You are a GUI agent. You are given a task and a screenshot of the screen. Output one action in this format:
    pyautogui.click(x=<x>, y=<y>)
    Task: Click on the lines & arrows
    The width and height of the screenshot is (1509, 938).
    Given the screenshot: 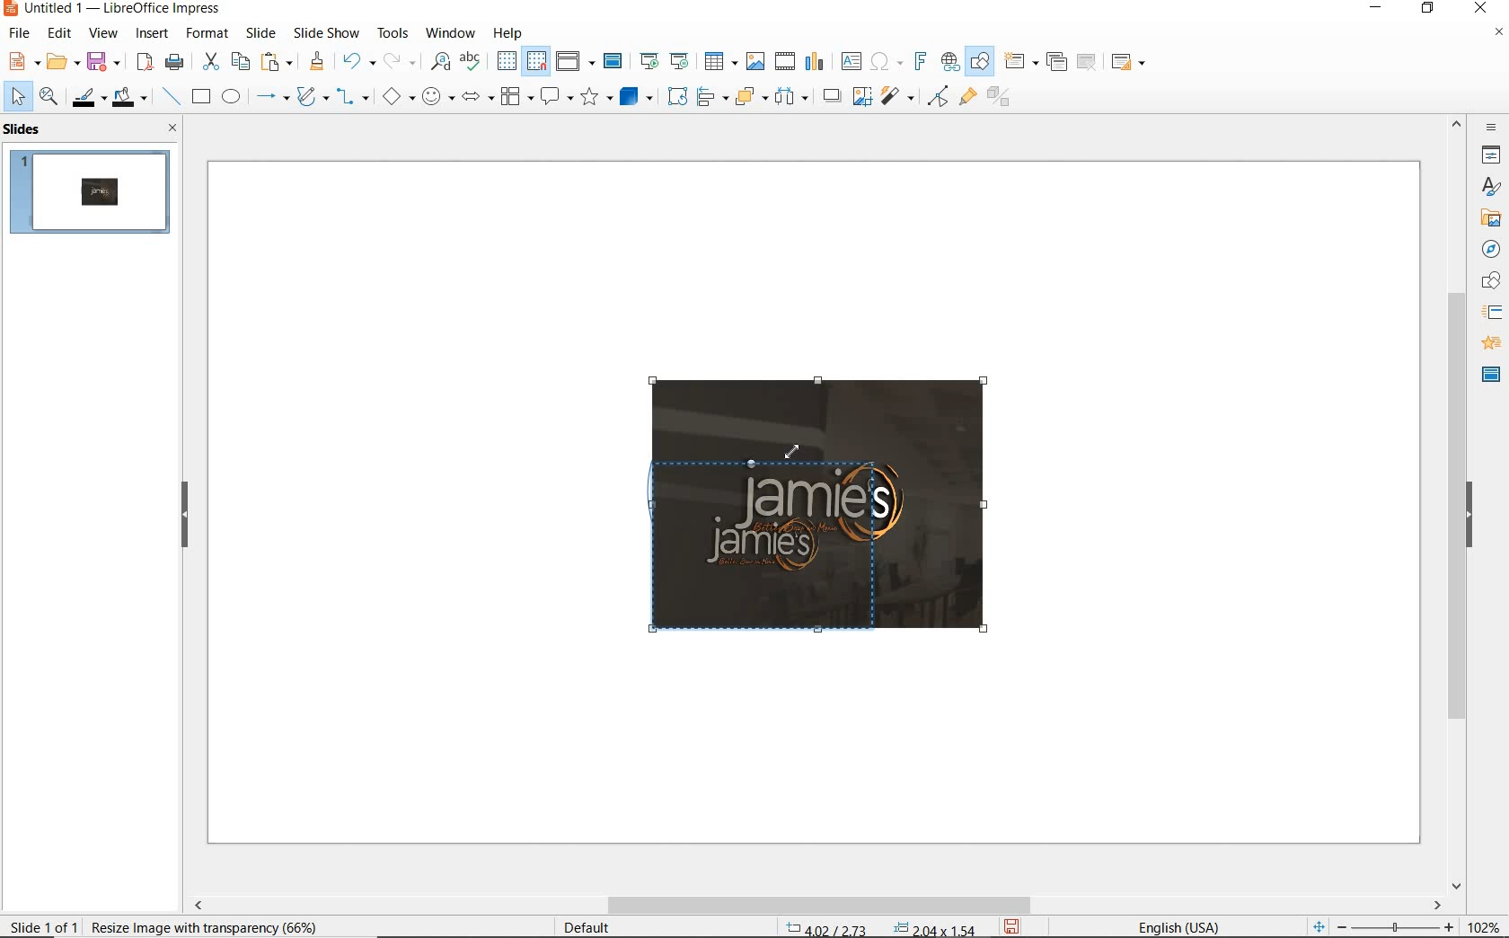 What is the action you would take?
    pyautogui.click(x=271, y=99)
    